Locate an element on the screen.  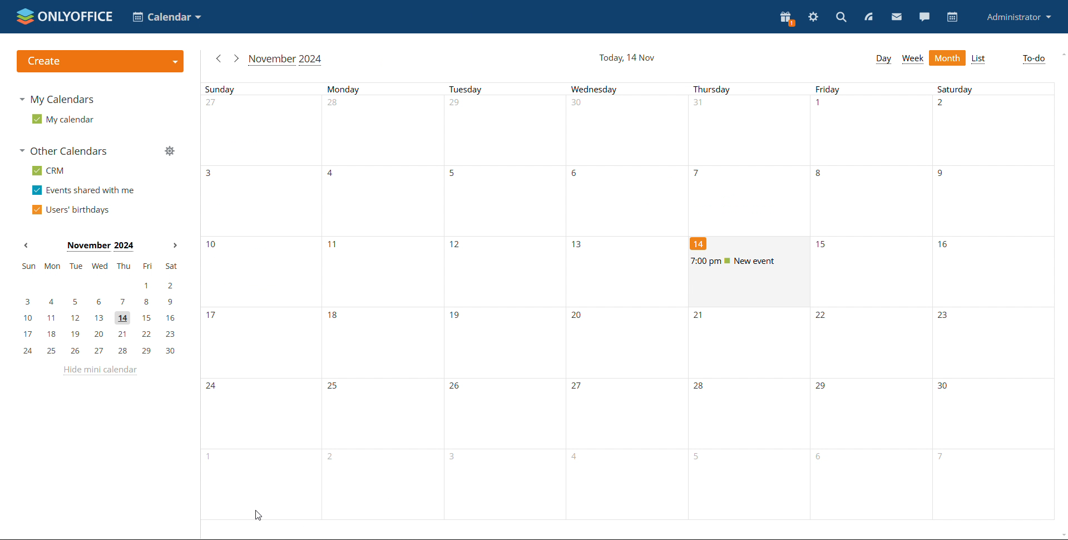
logo is located at coordinates (65, 17).